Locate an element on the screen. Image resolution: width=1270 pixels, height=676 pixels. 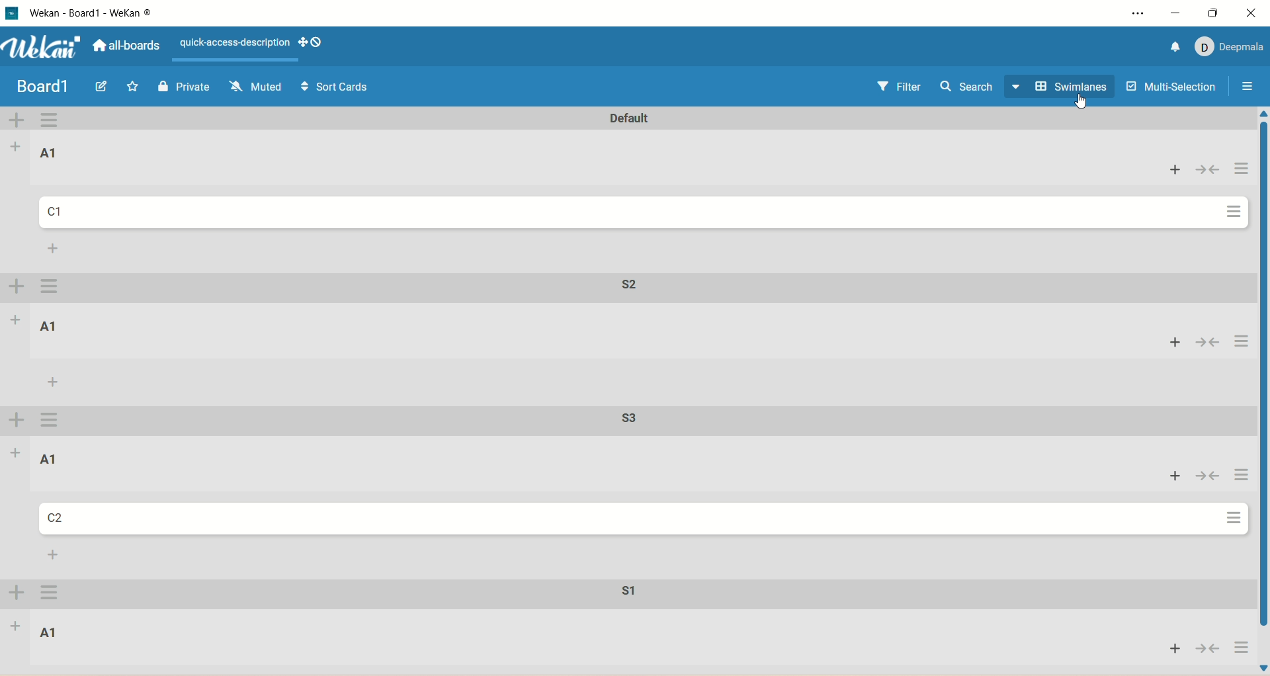
private is located at coordinates (186, 86).